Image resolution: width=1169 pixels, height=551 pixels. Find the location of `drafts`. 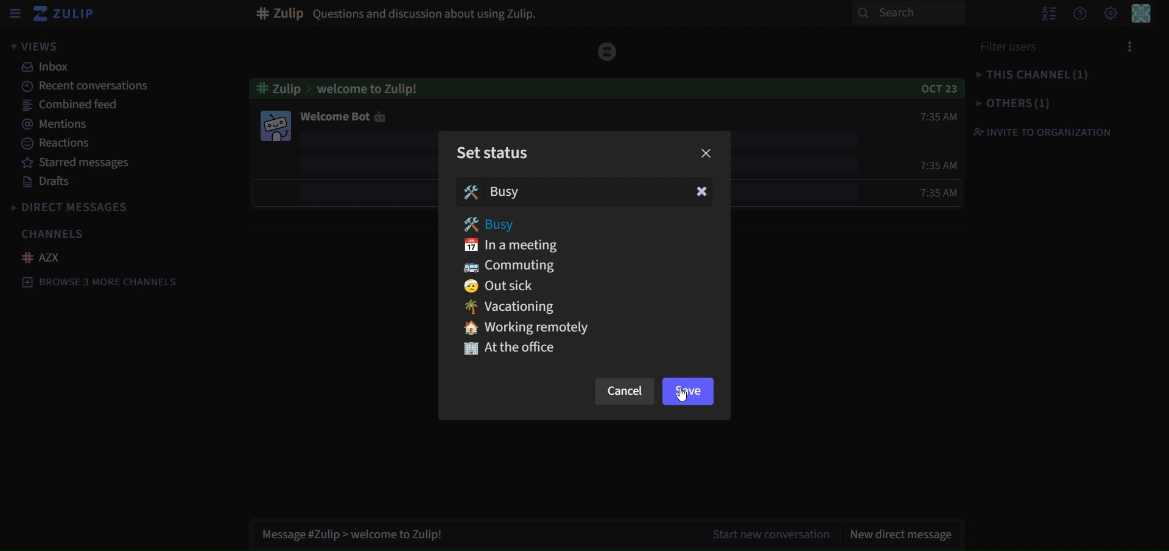

drafts is located at coordinates (50, 183).